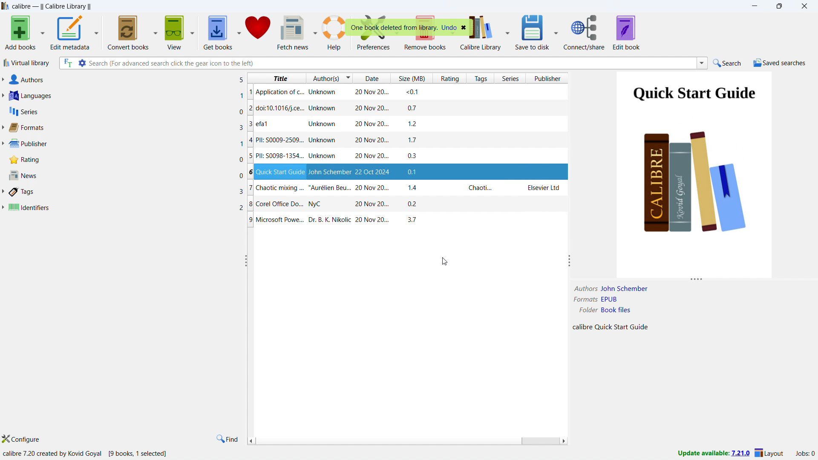 The width and height of the screenshot is (818, 460). What do you see at coordinates (82, 63) in the screenshot?
I see `advanced search` at bounding box center [82, 63].